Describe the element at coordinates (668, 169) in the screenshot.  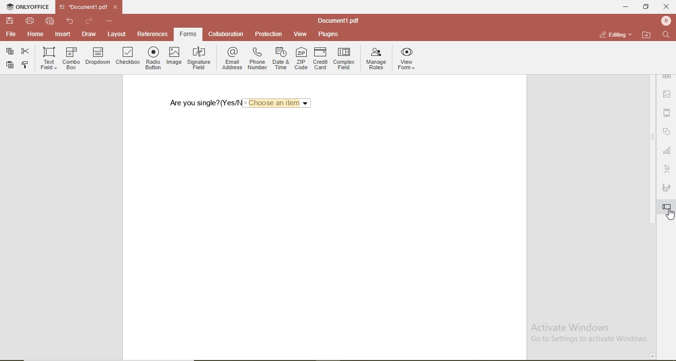
I see `font style` at that location.